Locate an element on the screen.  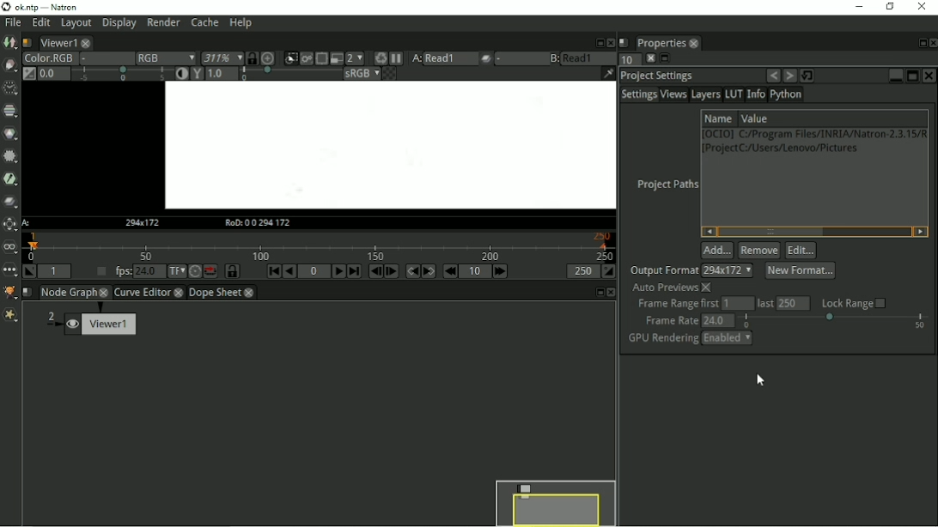
Set playback in point is located at coordinates (30, 271).